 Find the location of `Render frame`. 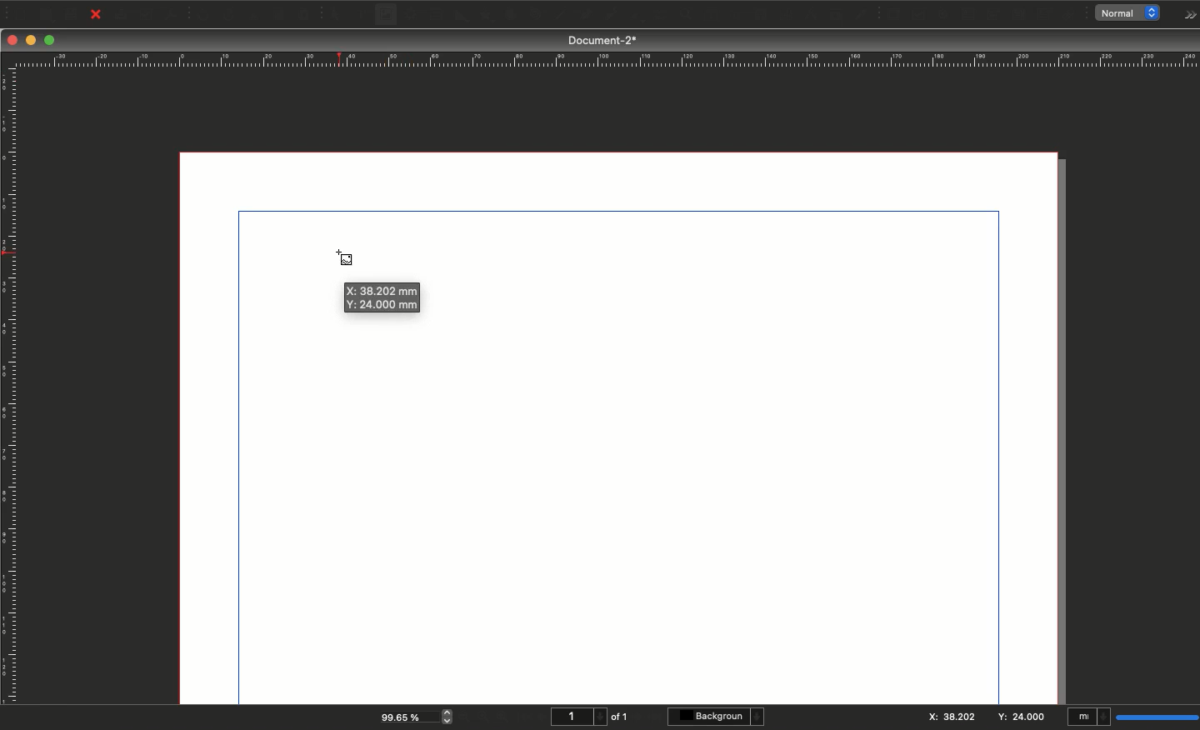

Render frame is located at coordinates (409, 15).